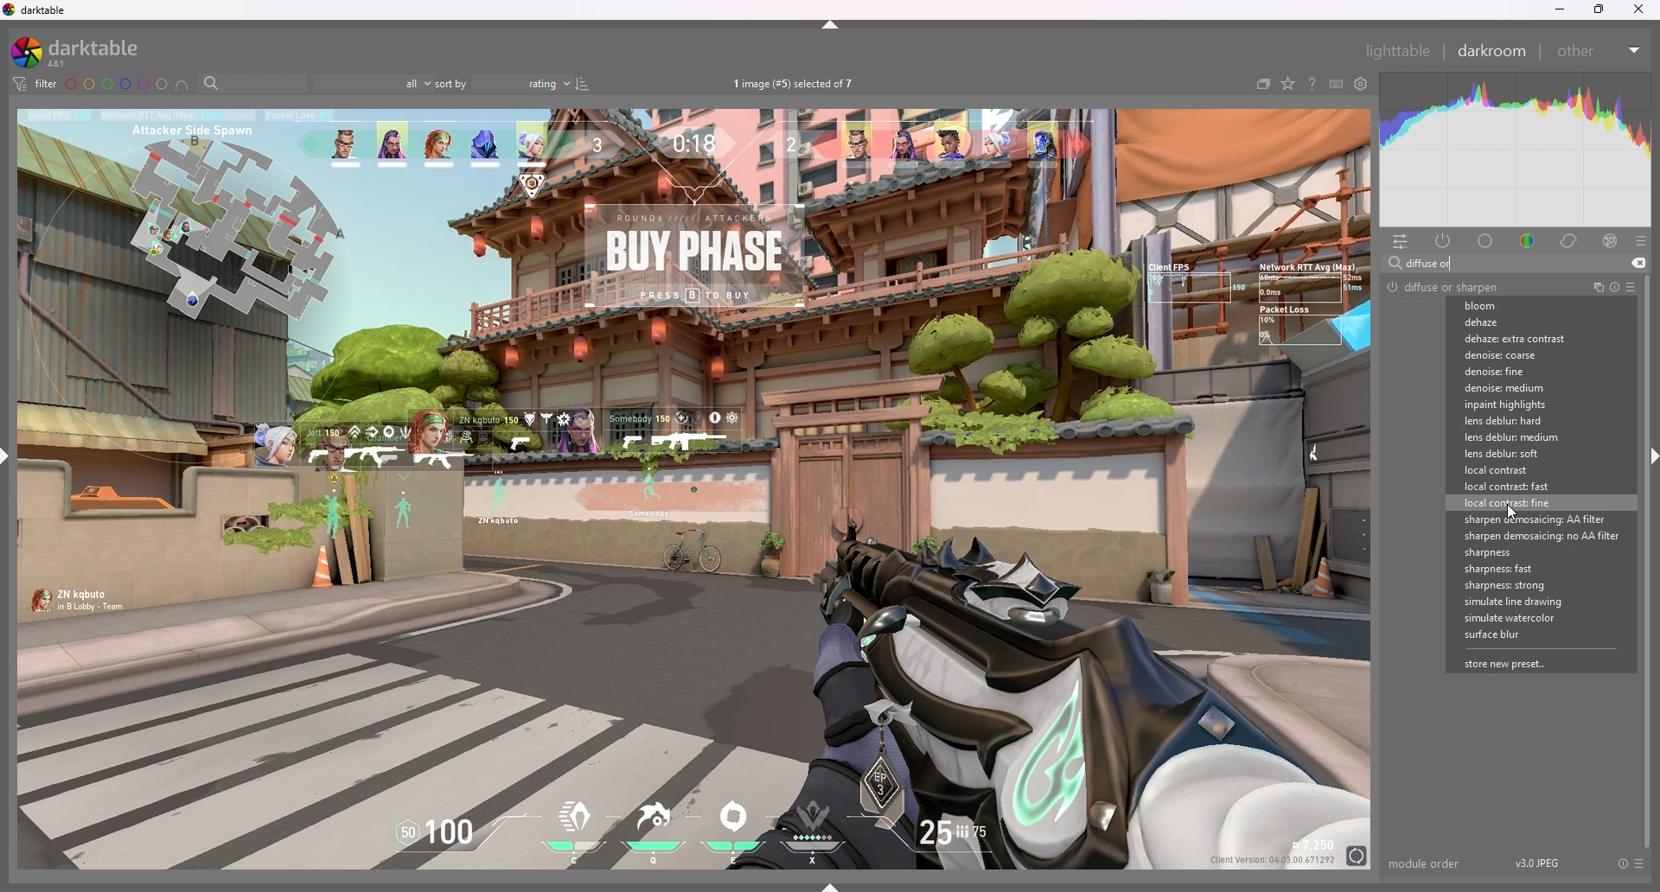 The image size is (1660, 892). What do you see at coordinates (1638, 263) in the screenshot?
I see `cut input` at bounding box center [1638, 263].